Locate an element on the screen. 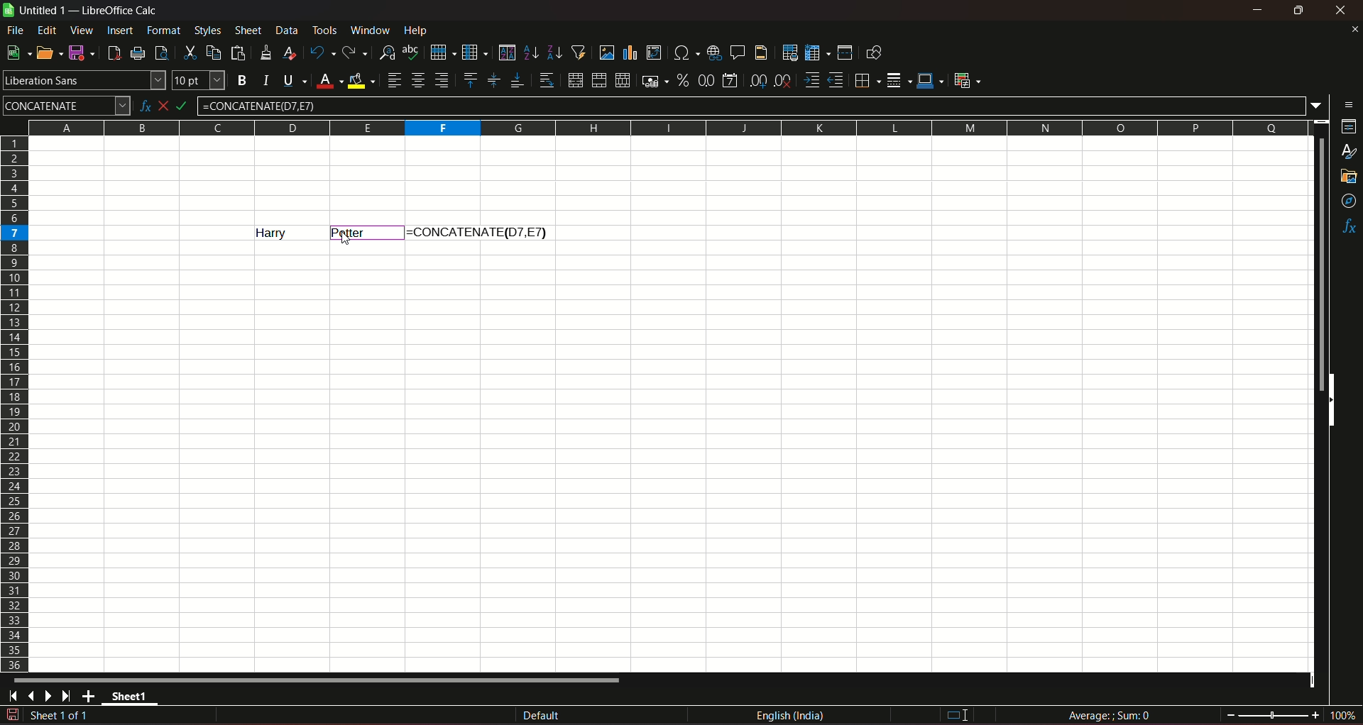  open is located at coordinates (46, 52).